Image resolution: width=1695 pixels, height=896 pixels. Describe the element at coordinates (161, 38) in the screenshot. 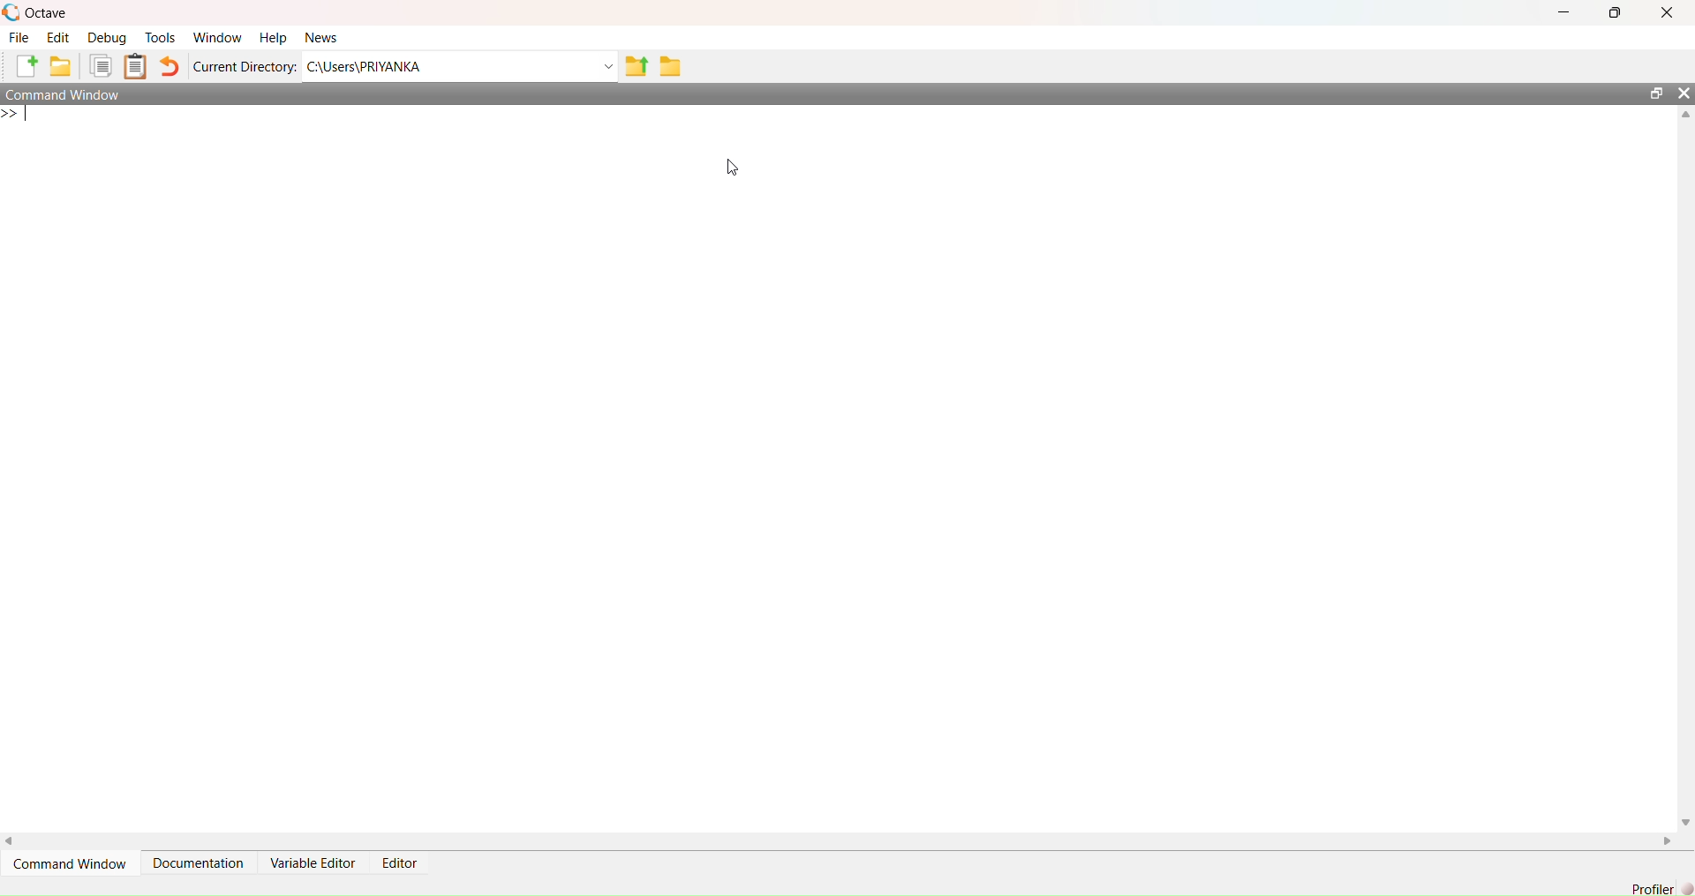

I see `Tools` at that location.